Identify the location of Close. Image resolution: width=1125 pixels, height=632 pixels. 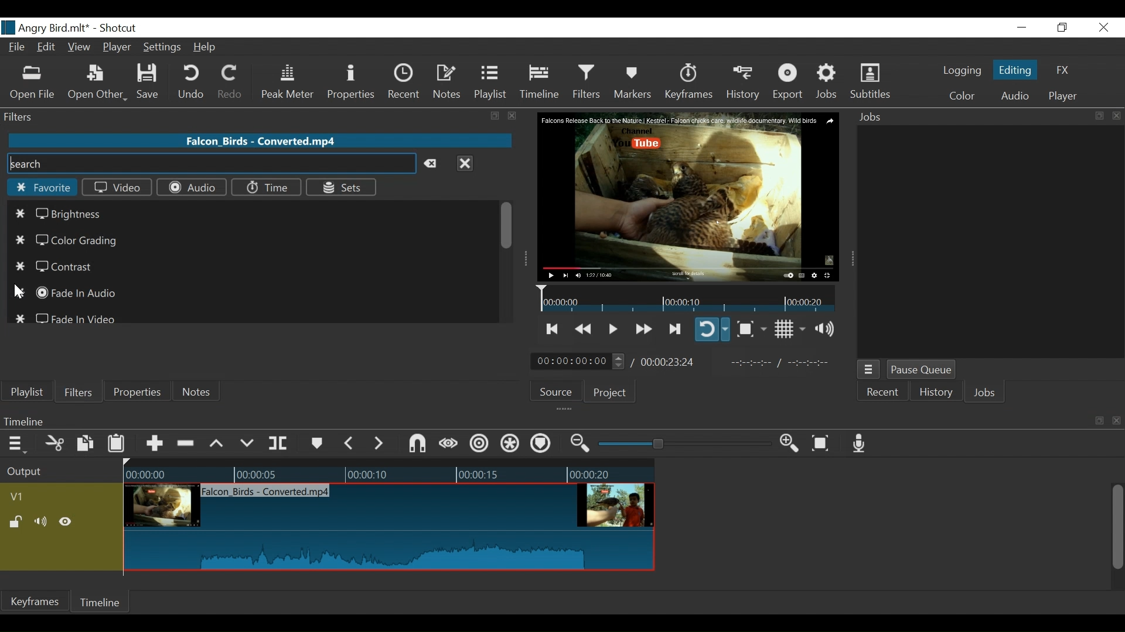
(1102, 28).